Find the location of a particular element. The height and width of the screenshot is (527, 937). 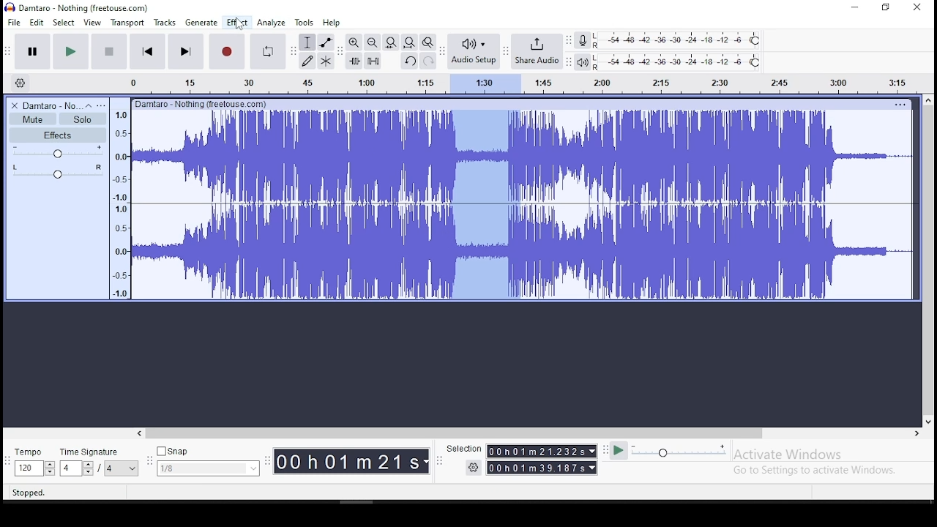

 is located at coordinates (442, 51).